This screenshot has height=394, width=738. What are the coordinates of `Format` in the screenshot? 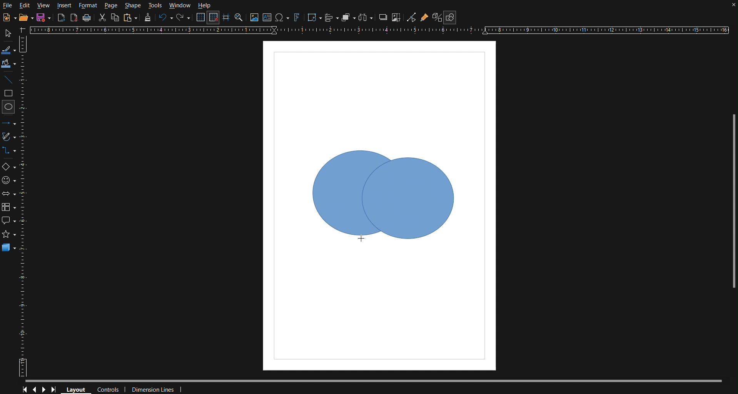 It's located at (90, 5).